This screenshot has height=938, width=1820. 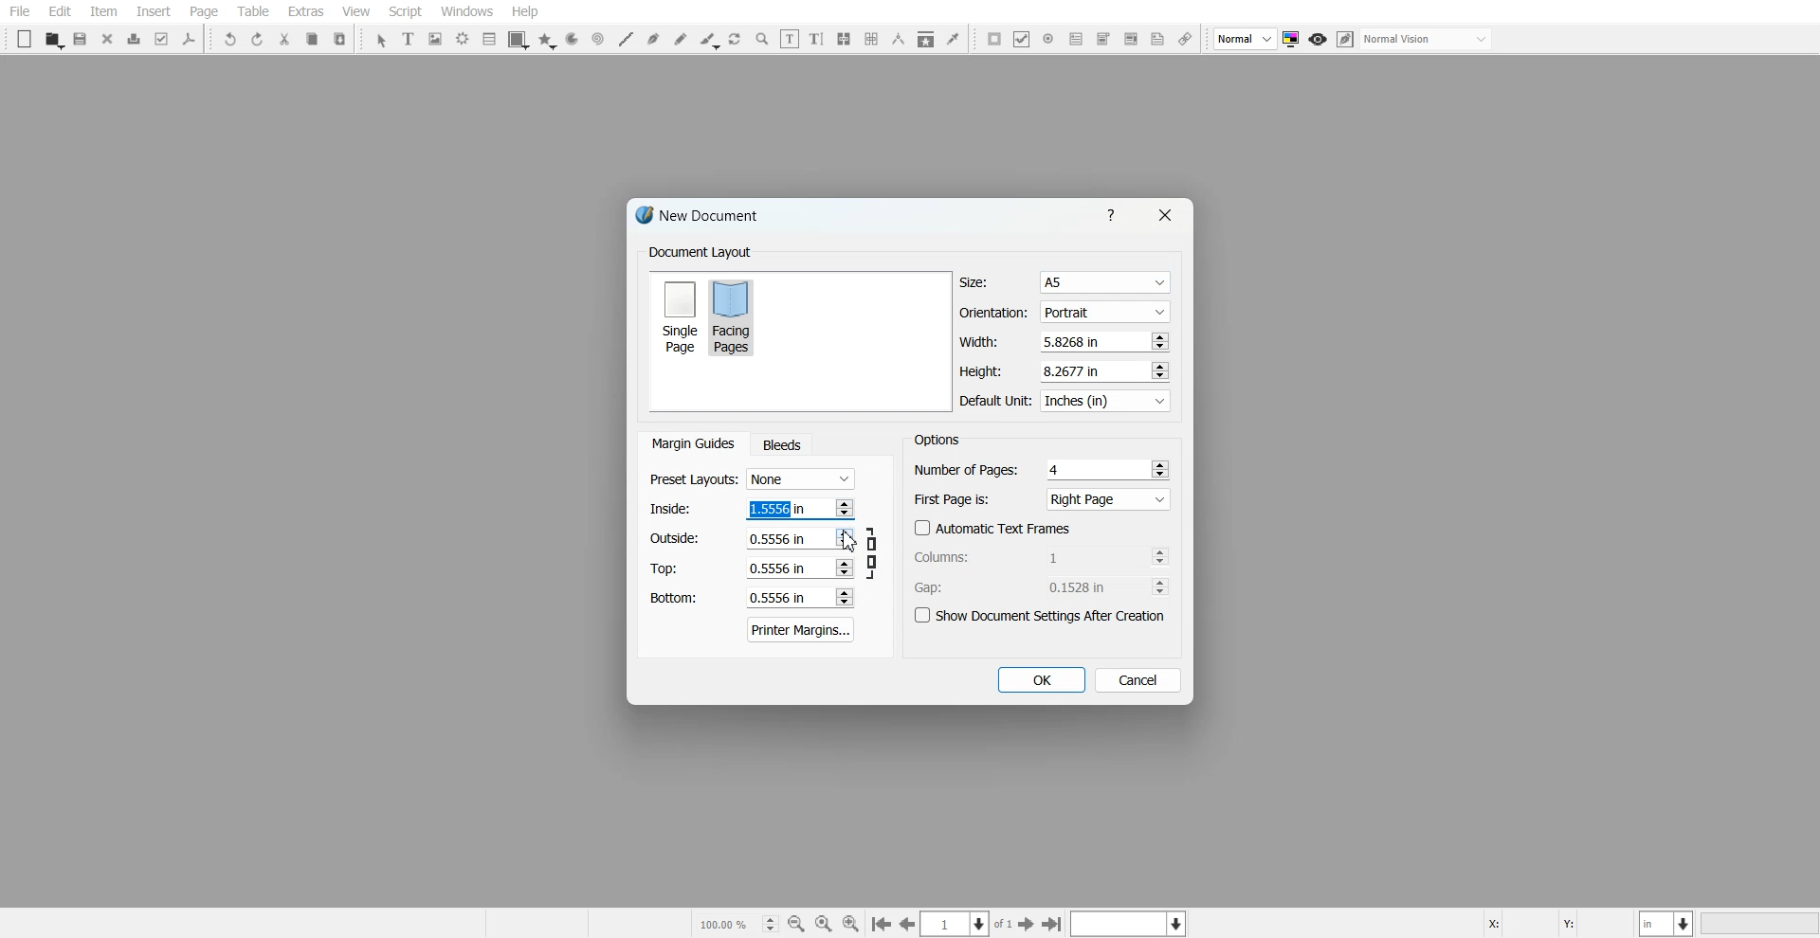 I want to click on Cursor, so click(x=850, y=540).